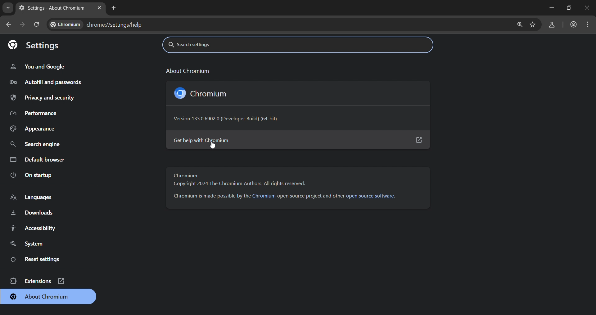  I want to click on system, so click(26, 243).